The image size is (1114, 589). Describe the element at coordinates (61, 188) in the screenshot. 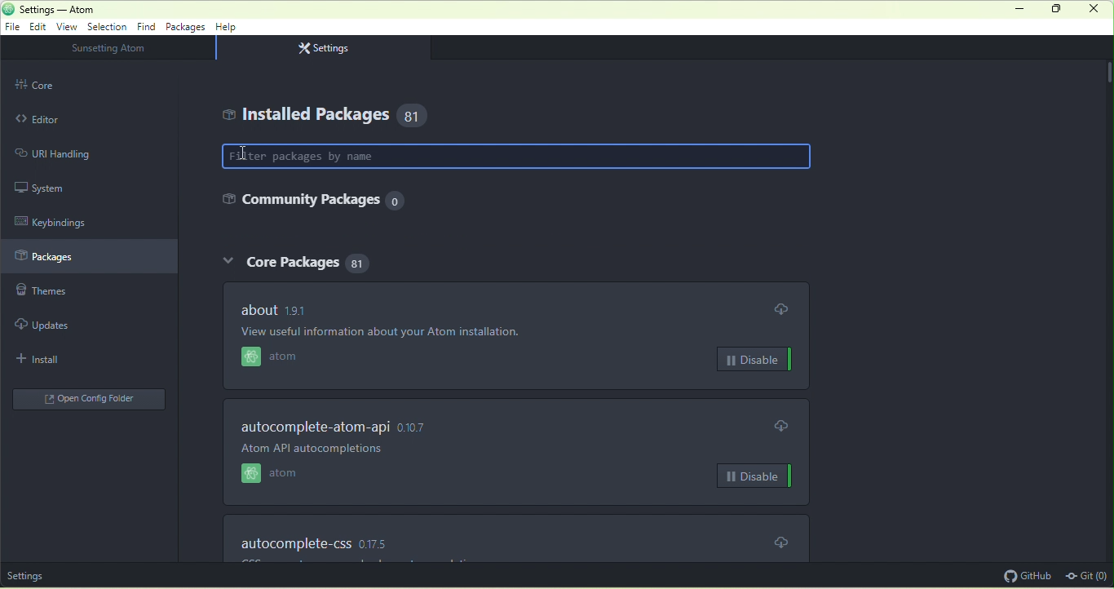

I see `system` at that location.